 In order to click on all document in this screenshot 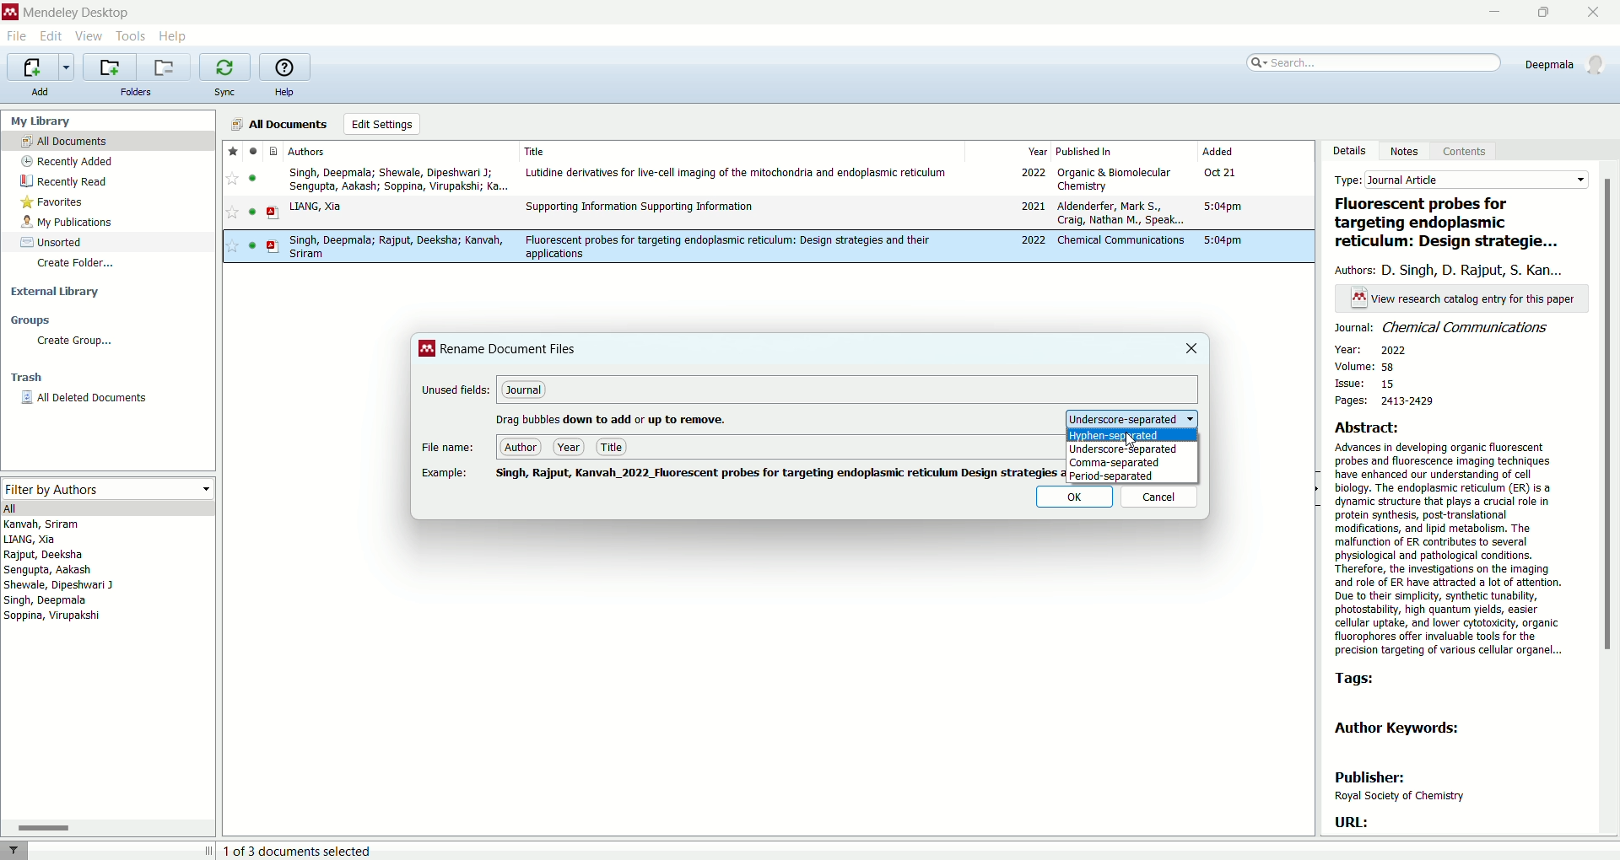, I will do `click(109, 141)`.